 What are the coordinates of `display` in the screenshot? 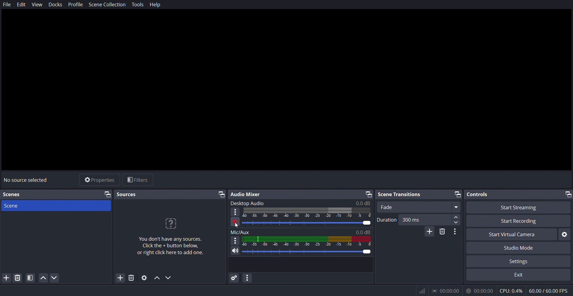 It's located at (307, 213).